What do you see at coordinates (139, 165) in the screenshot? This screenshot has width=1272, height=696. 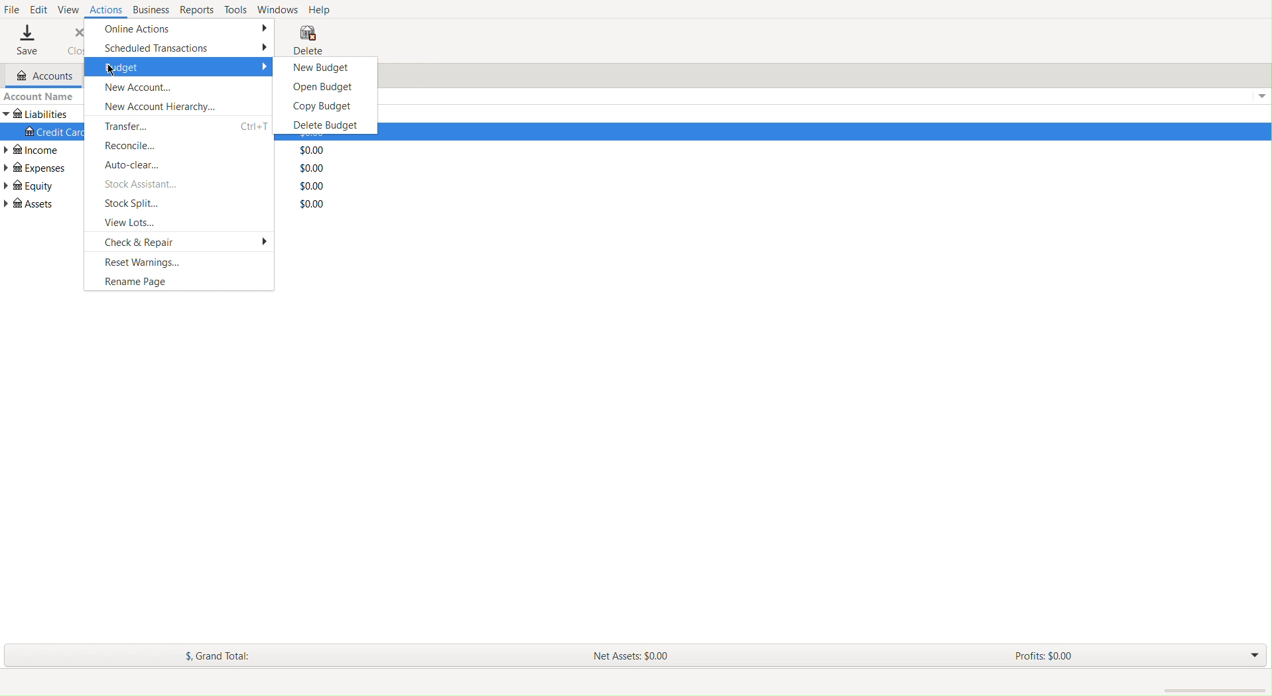 I see `Auto-clear` at bounding box center [139, 165].